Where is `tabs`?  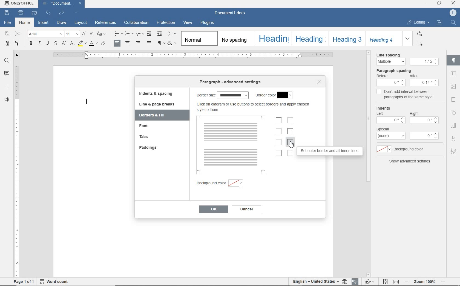
tabs is located at coordinates (153, 138).